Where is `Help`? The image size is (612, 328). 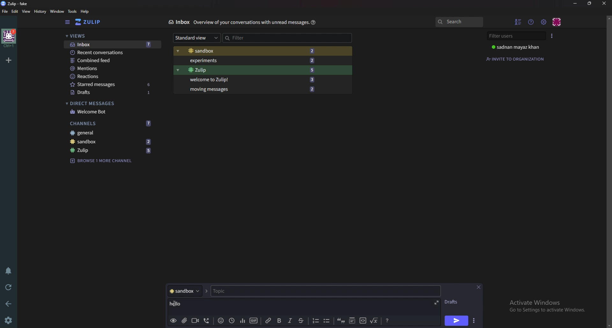 Help is located at coordinates (313, 22).